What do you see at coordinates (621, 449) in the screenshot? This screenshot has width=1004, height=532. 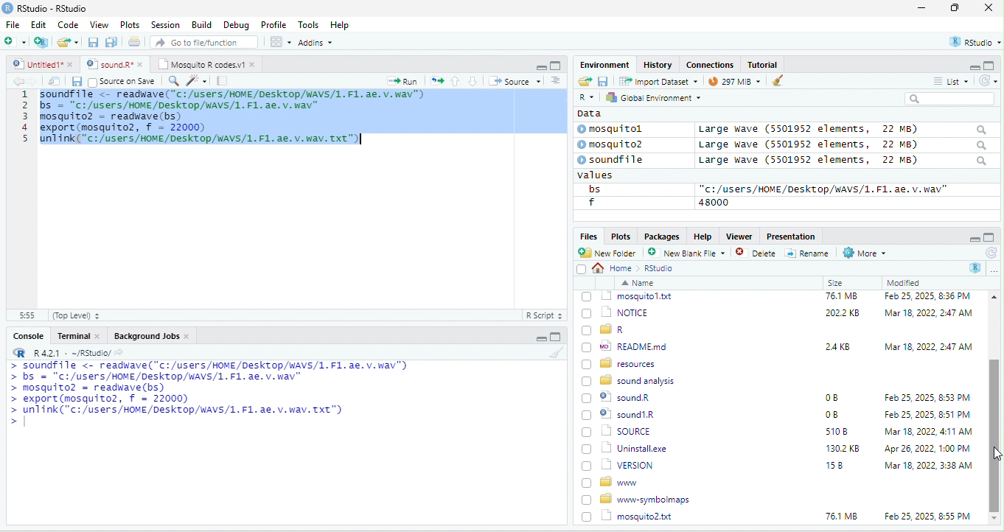 I see `BD resources` at bounding box center [621, 449].